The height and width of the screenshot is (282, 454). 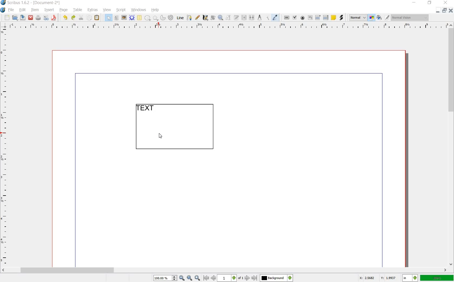 I want to click on in, so click(x=410, y=278).